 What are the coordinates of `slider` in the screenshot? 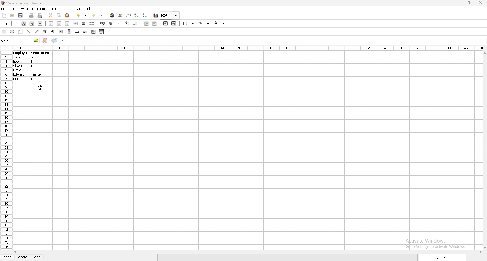 It's located at (86, 32).